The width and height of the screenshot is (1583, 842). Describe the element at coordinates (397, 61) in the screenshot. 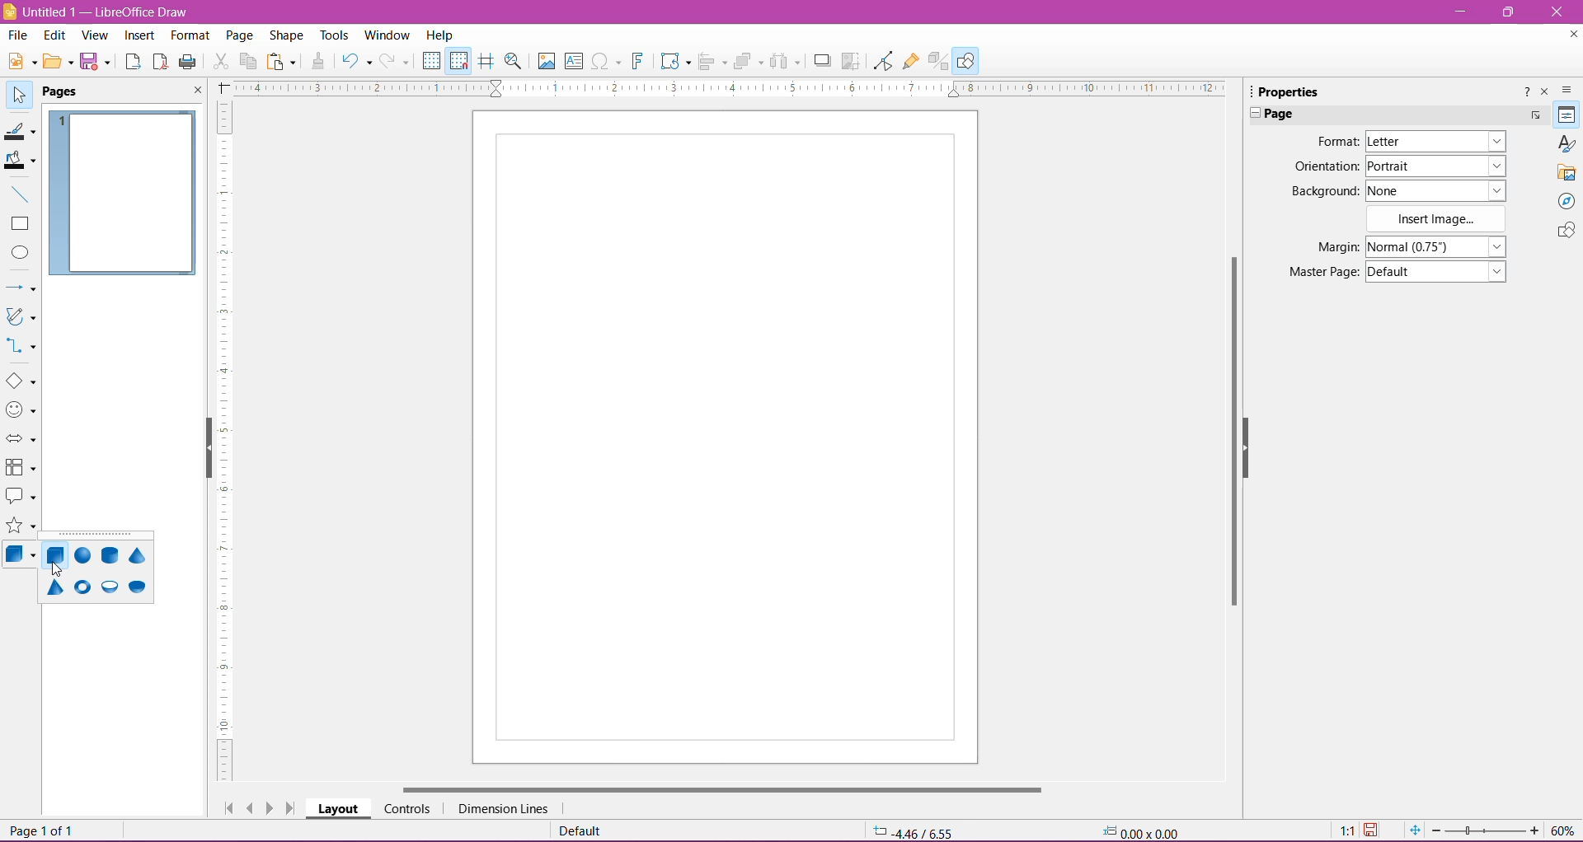

I see `` at that location.